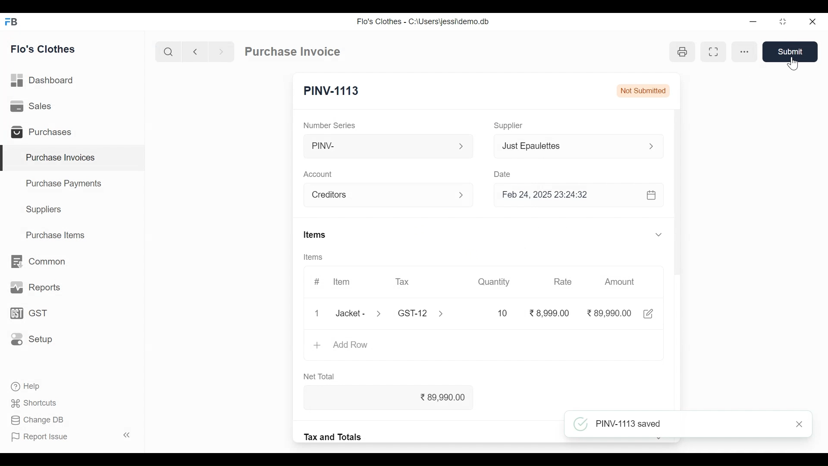 This screenshot has height=466, width=828. Describe the element at coordinates (744, 50) in the screenshot. I see `more` at that location.